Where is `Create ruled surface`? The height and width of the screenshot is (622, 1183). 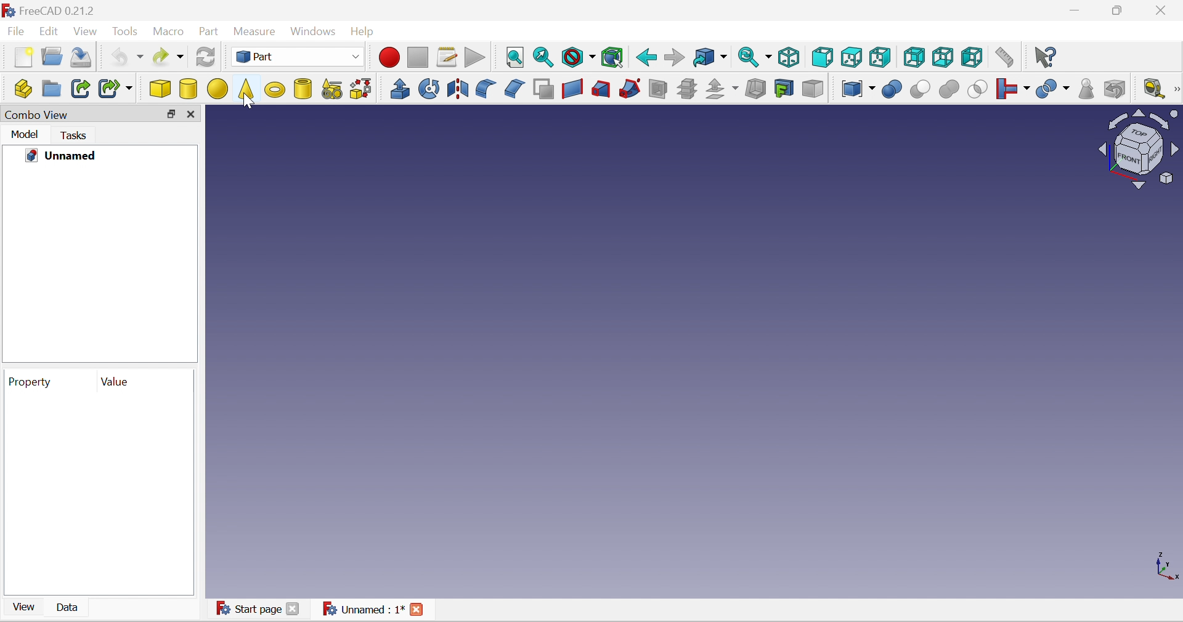 Create ruled surface is located at coordinates (573, 89).